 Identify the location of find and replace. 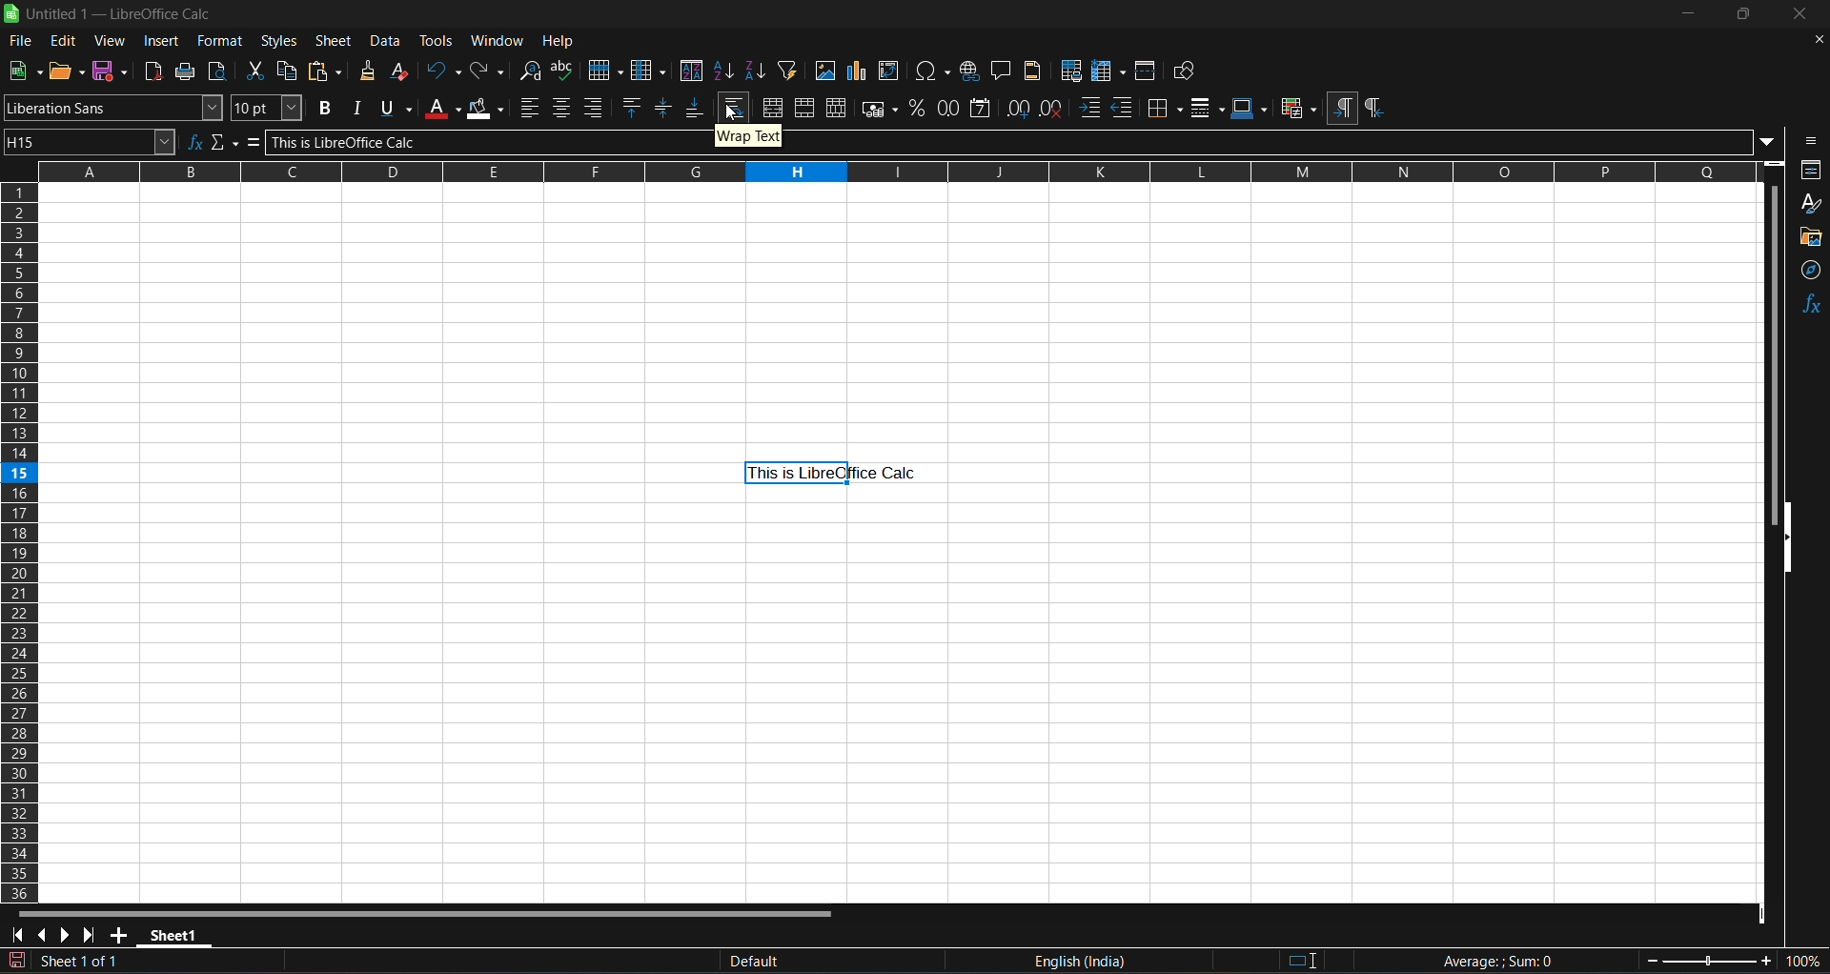
(531, 71).